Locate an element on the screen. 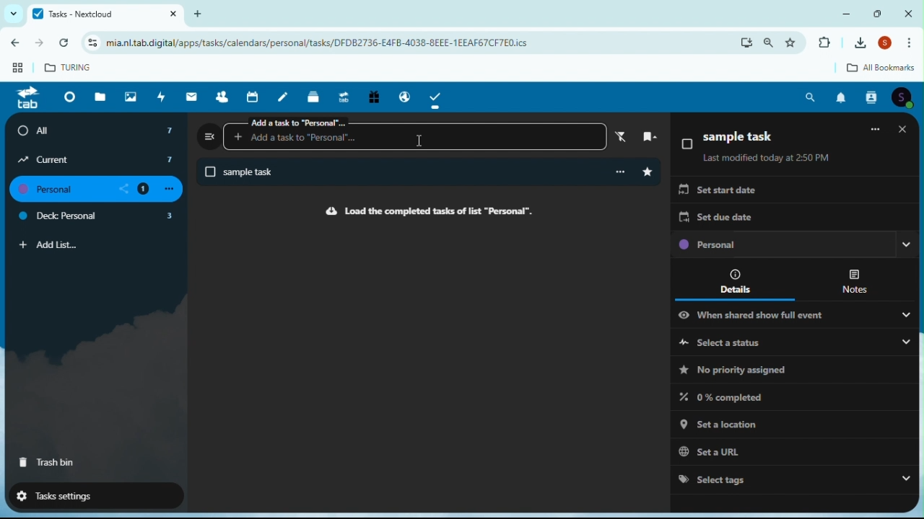 The width and height of the screenshot is (924, 519). Close navigation is located at coordinates (209, 136).